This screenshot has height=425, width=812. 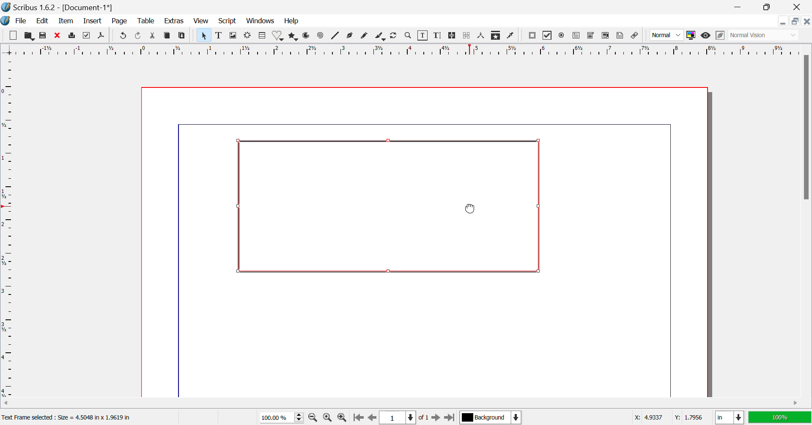 What do you see at coordinates (404, 417) in the screenshot?
I see `Page 1 of 1` at bounding box center [404, 417].